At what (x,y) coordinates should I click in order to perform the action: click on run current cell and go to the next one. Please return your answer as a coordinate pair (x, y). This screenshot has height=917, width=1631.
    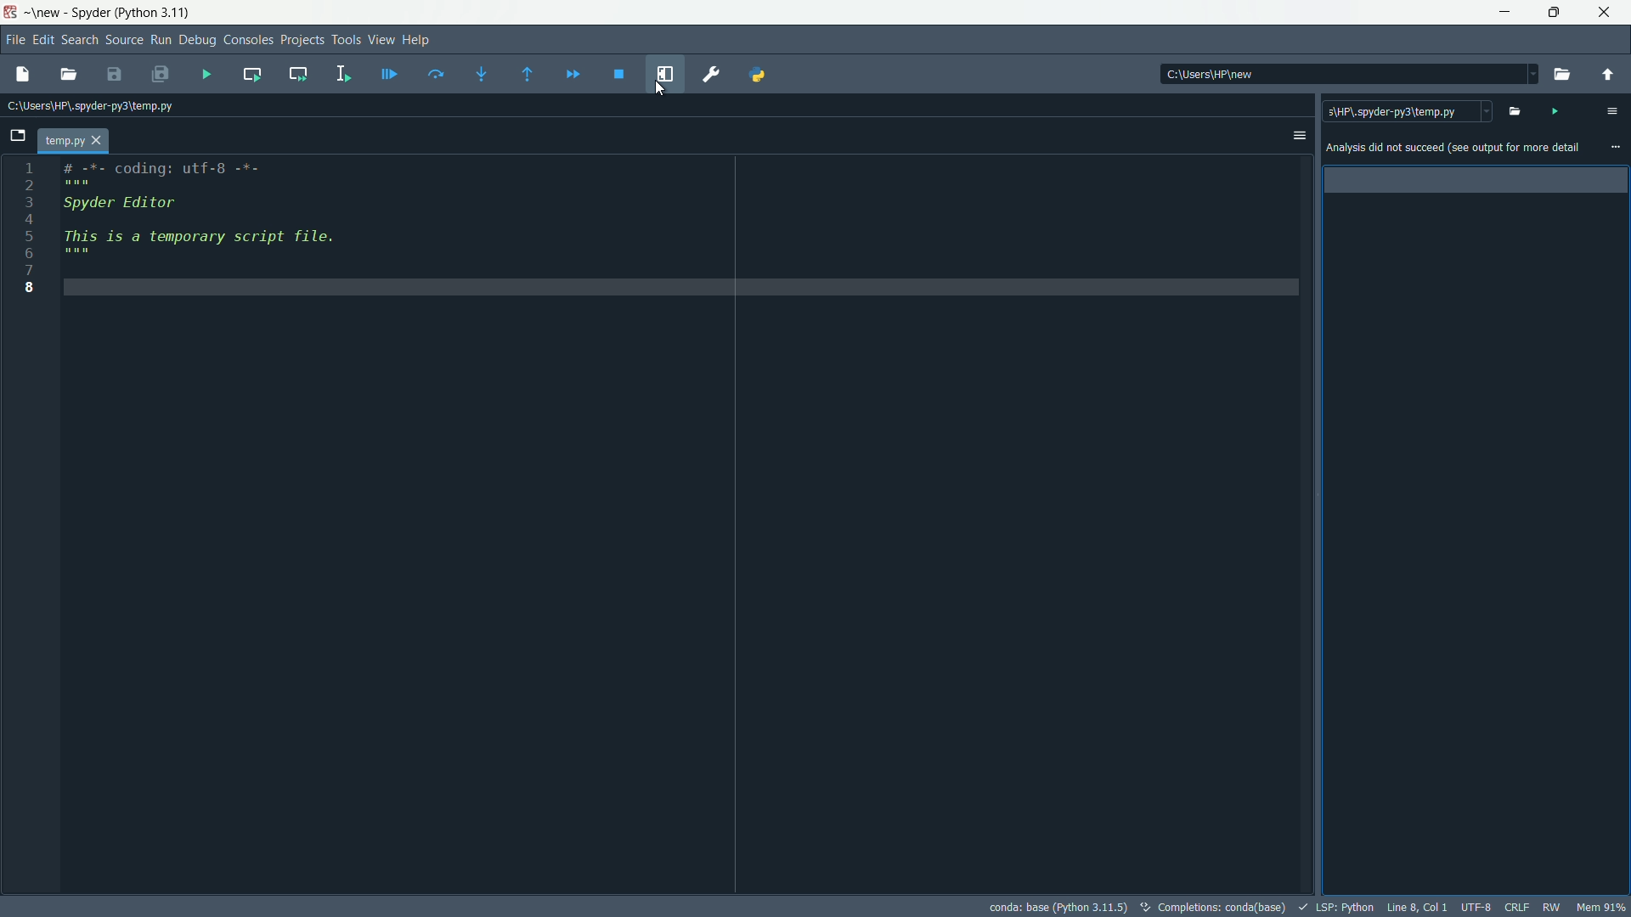
    Looking at the image, I should click on (295, 75).